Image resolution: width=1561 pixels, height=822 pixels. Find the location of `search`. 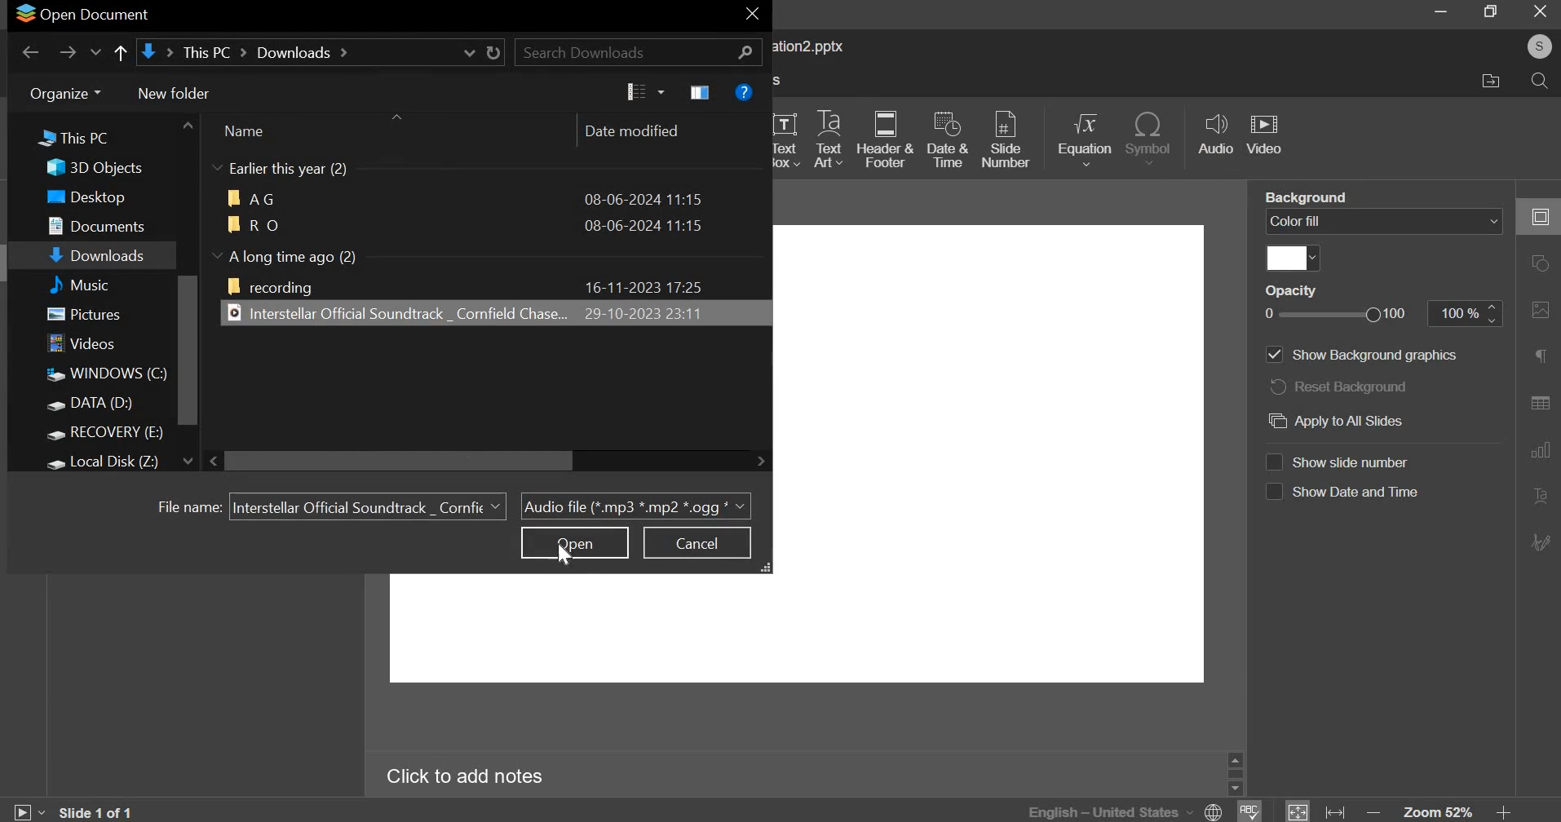

search is located at coordinates (638, 51).